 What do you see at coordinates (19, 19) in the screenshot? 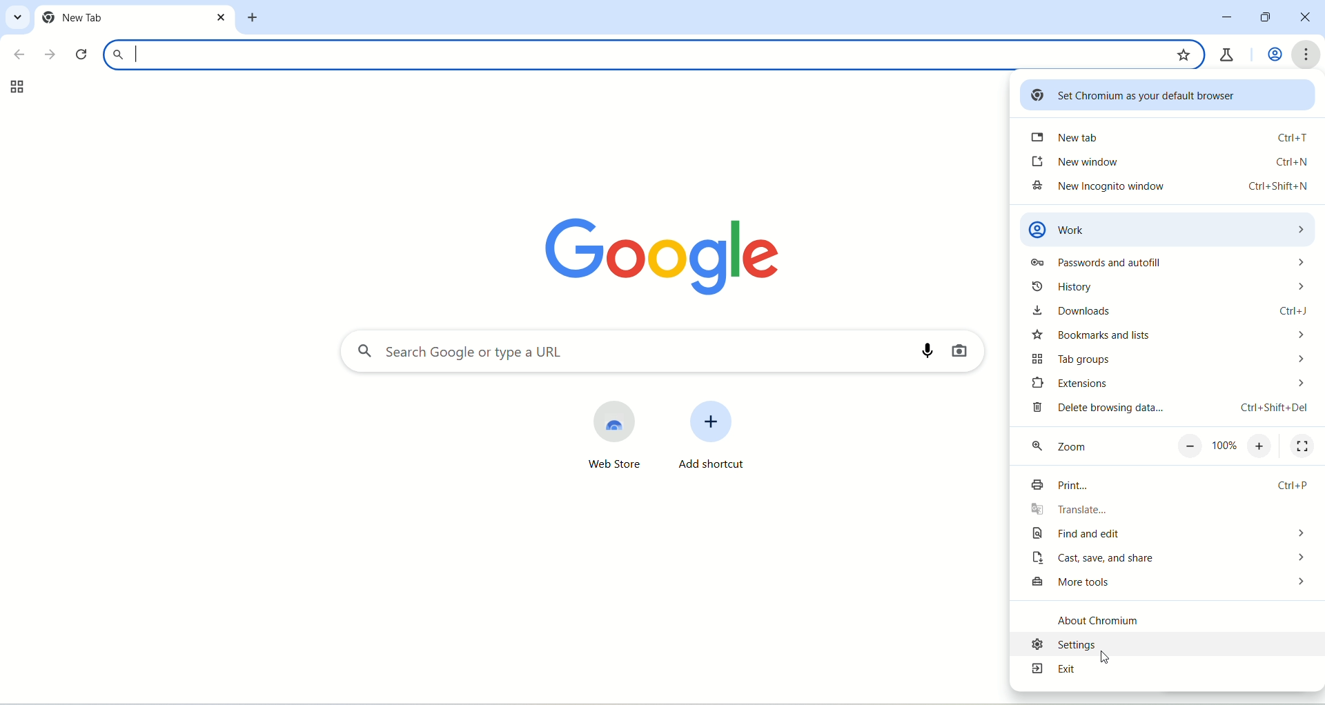
I see `search tabs` at bounding box center [19, 19].